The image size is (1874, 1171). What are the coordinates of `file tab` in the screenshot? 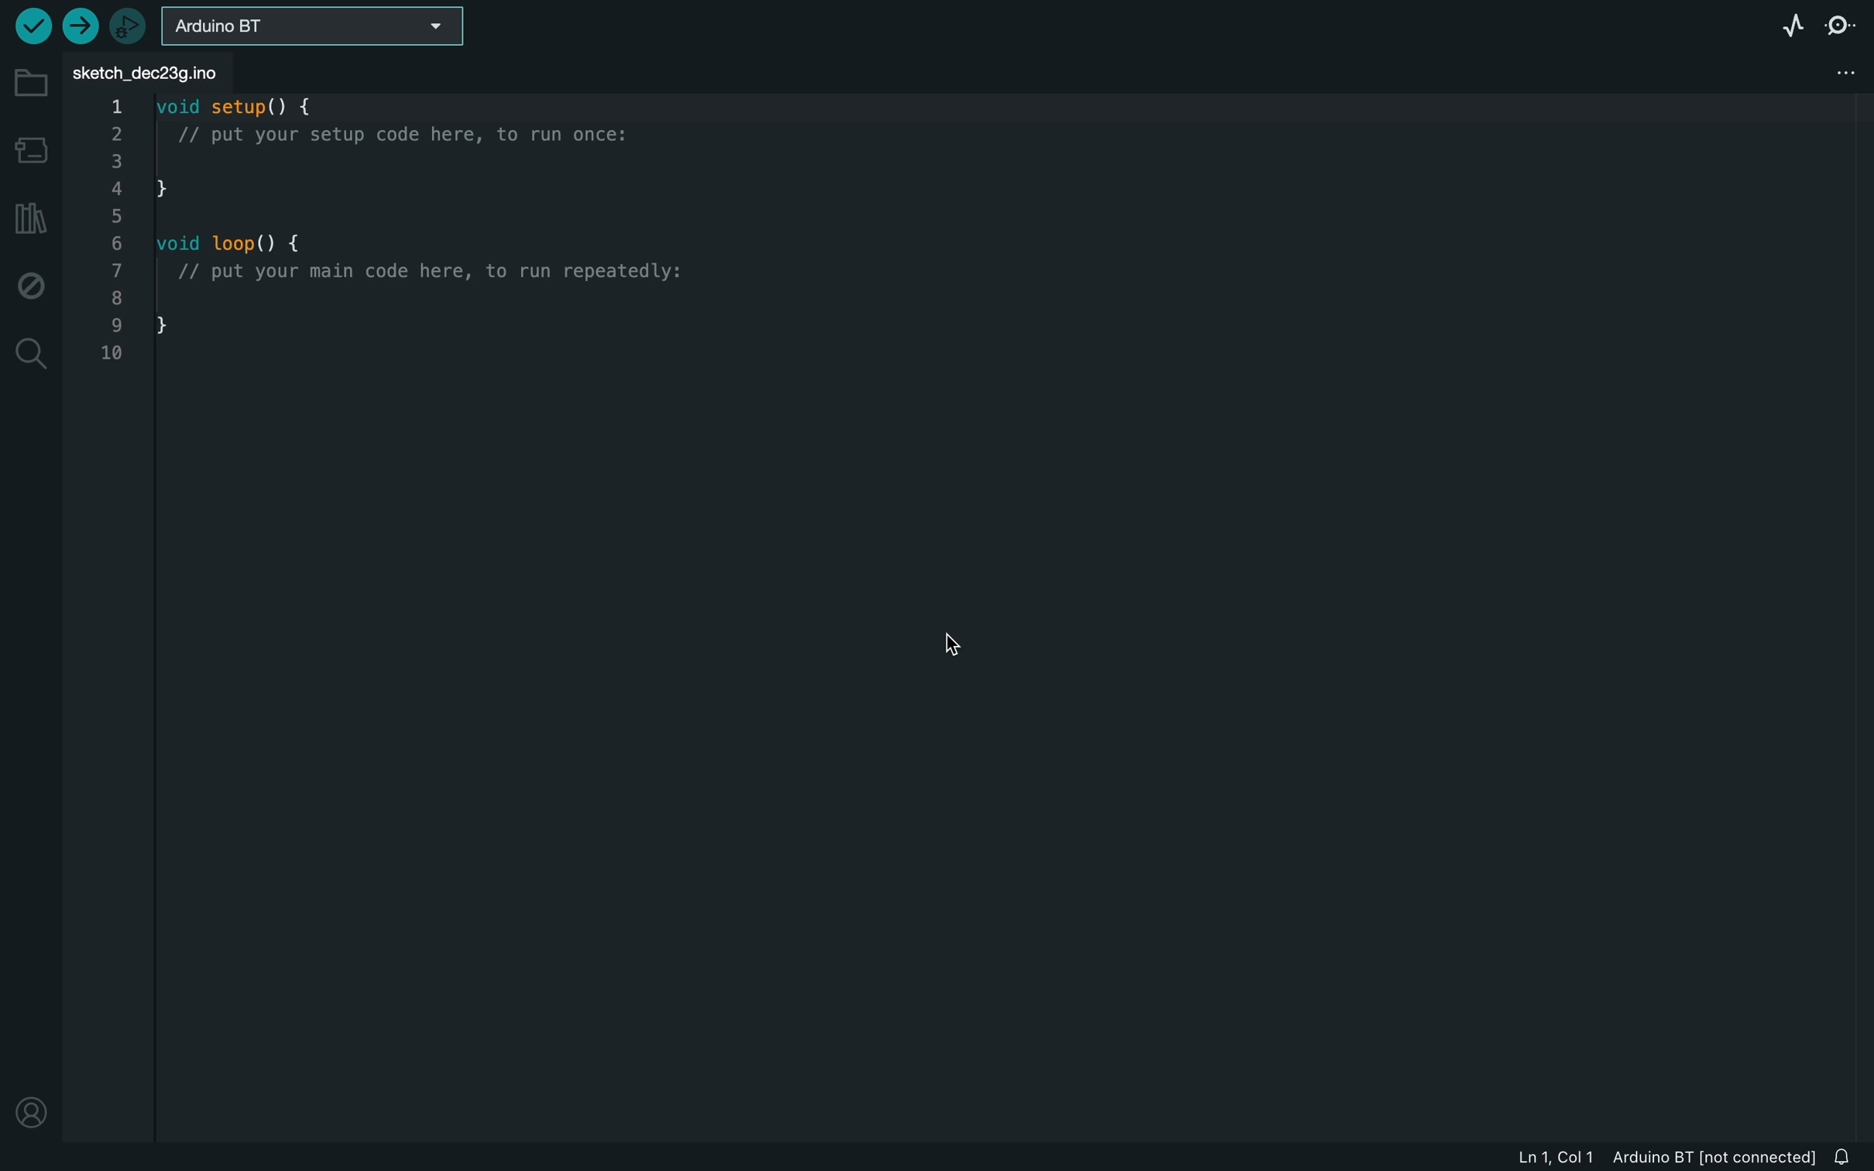 It's located at (150, 70).